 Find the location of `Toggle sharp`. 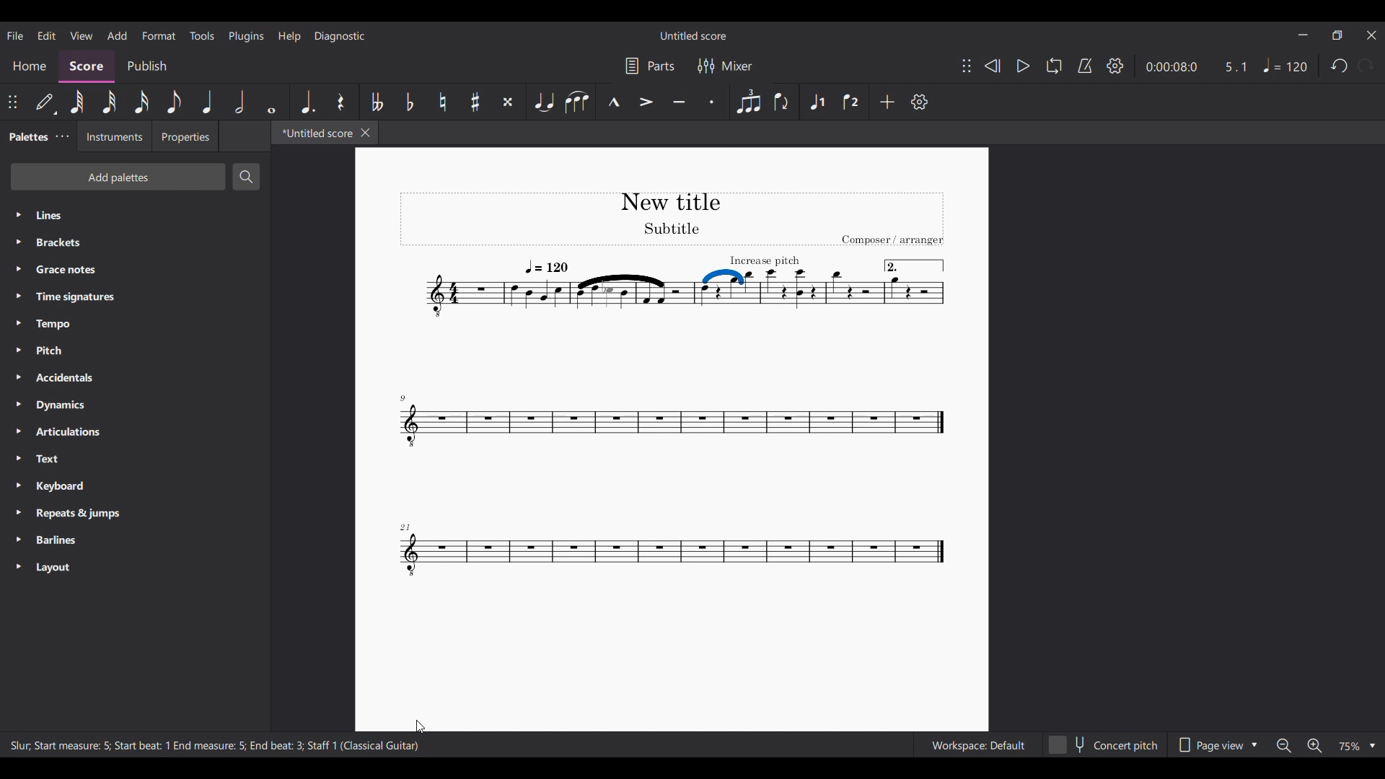

Toggle sharp is located at coordinates (475, 102).